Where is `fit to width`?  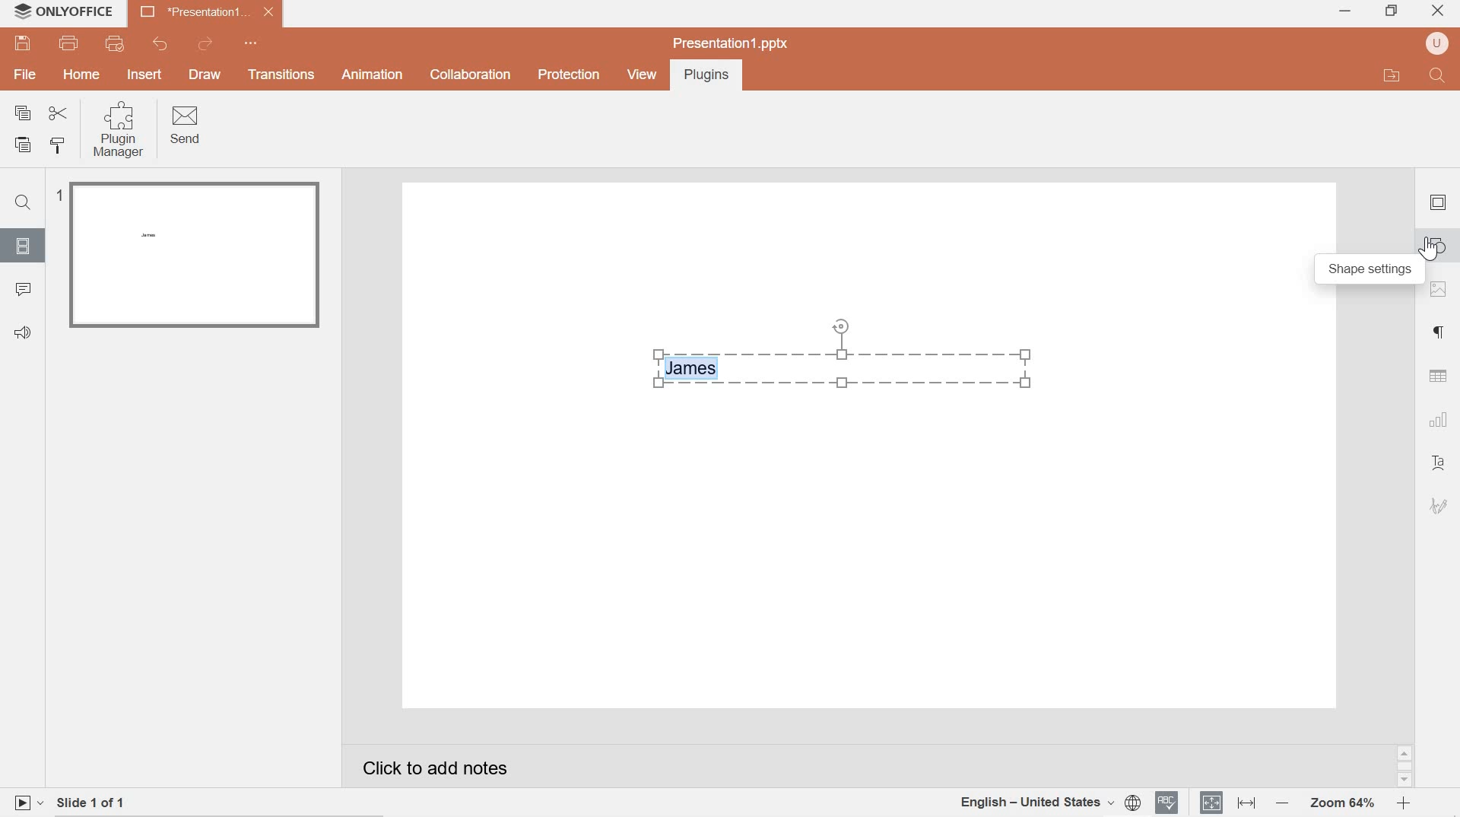
fit to width is located at coordinates (1245, 803).